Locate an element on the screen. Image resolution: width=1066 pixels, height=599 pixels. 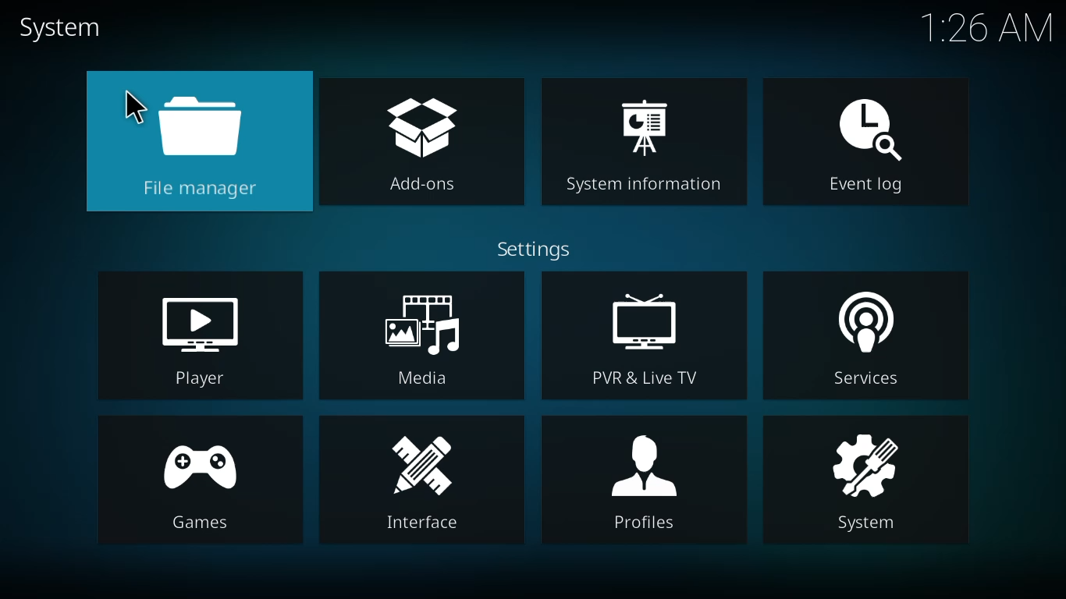
interface is located at coordinates (432, 480).